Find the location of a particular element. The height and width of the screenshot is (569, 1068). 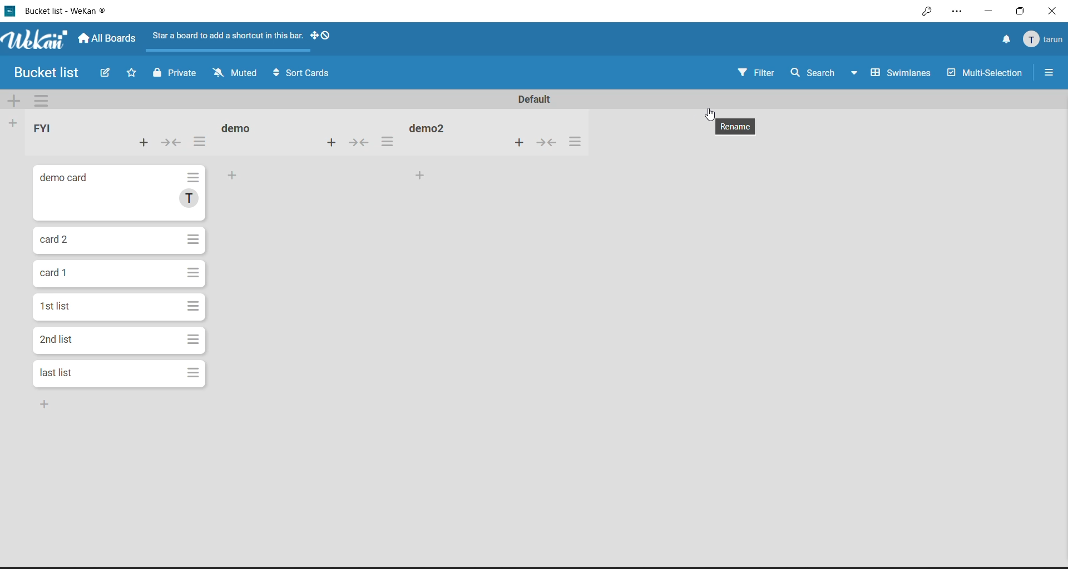

list title is located at coordinates (430, 127).